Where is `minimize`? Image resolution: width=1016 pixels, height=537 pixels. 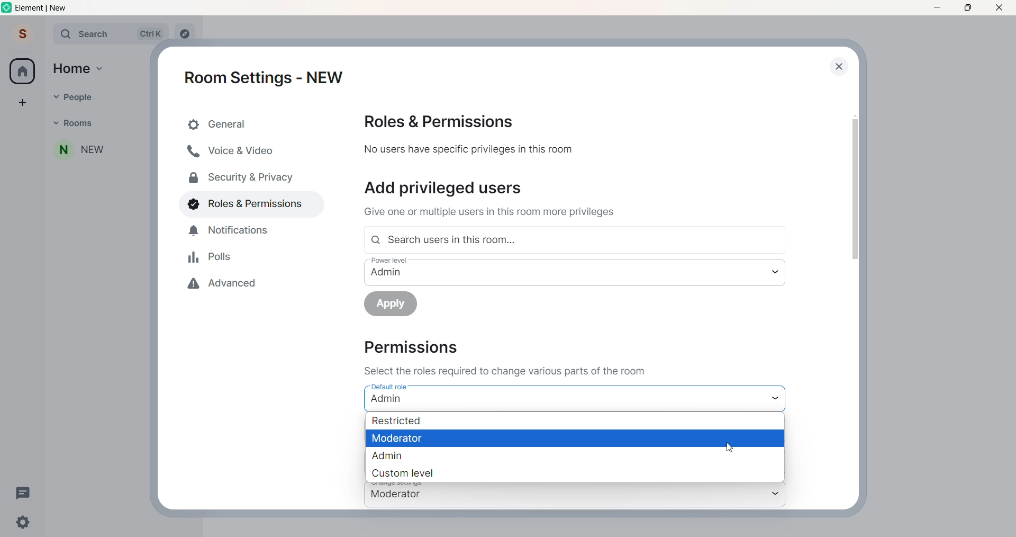
minimize is located at coordinates (935, 8).